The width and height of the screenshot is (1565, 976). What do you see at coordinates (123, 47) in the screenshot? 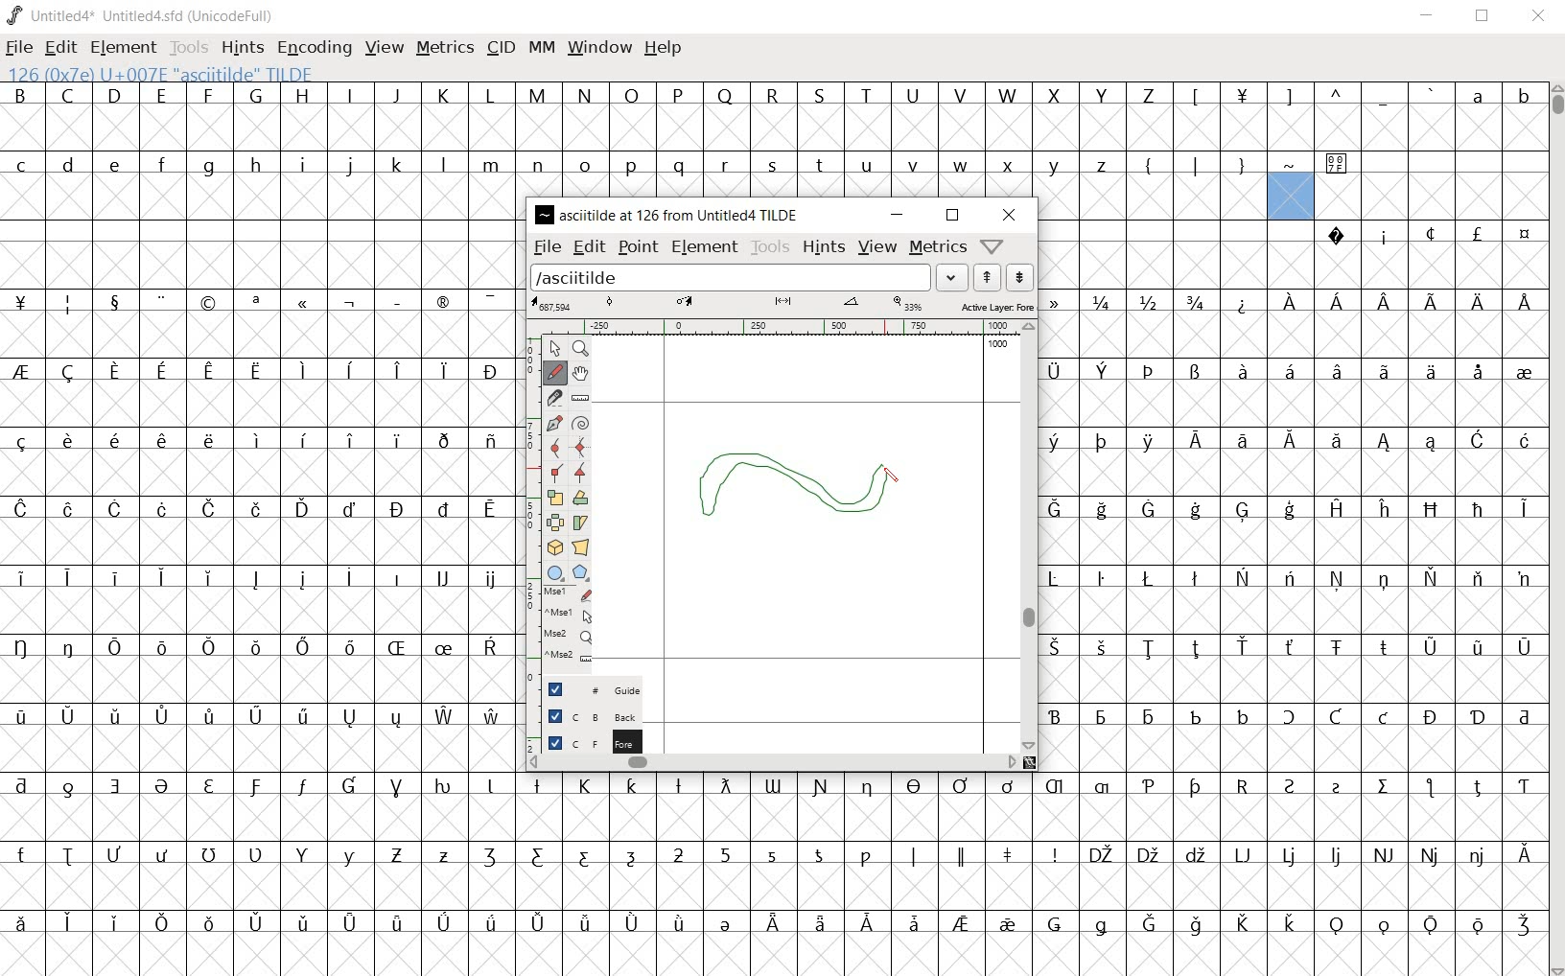
I see `ELEMENT` at bounding box center [123, 47].